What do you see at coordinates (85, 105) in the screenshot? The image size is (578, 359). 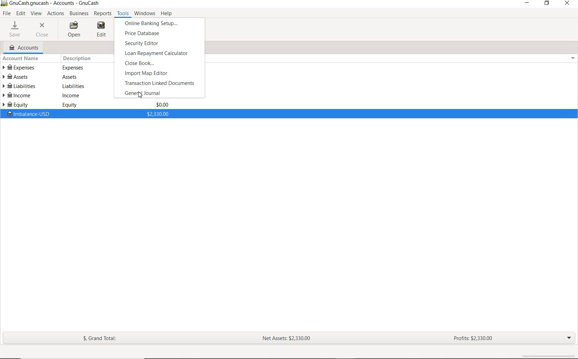 I see `EQUITY` at bounding box center [85, 105].